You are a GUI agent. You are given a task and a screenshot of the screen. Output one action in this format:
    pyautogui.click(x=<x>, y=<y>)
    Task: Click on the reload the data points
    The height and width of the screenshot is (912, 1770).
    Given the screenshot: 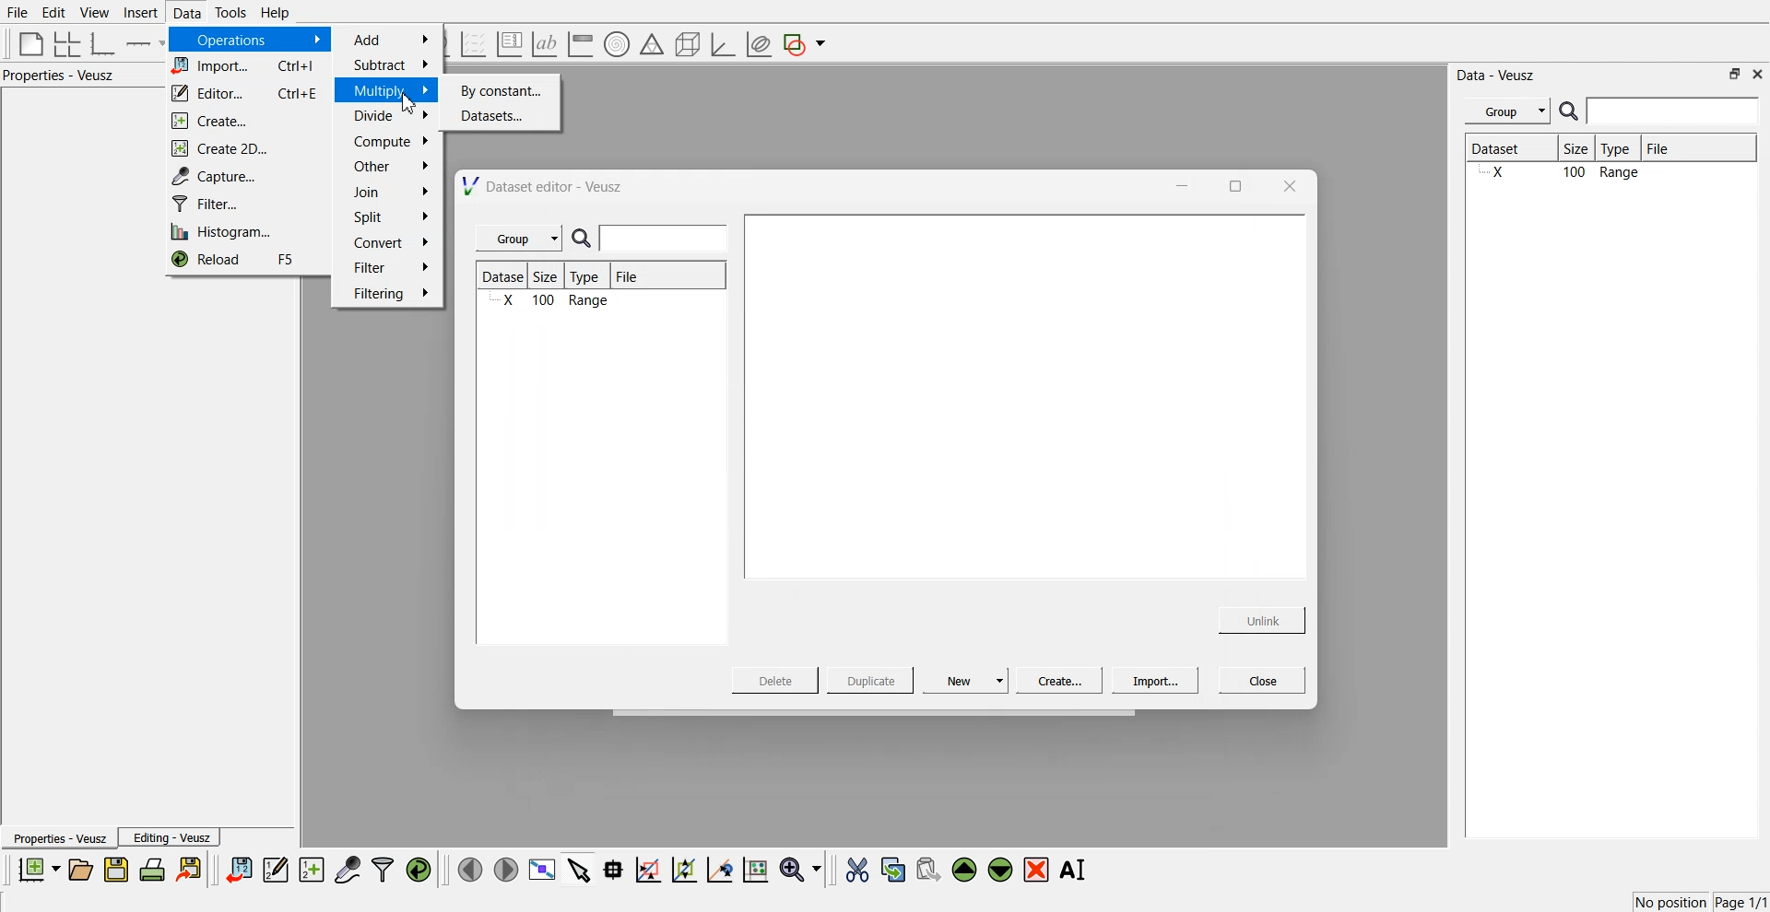 What is the action you would take?
    pyautogui.click(x=419, y=871)
    